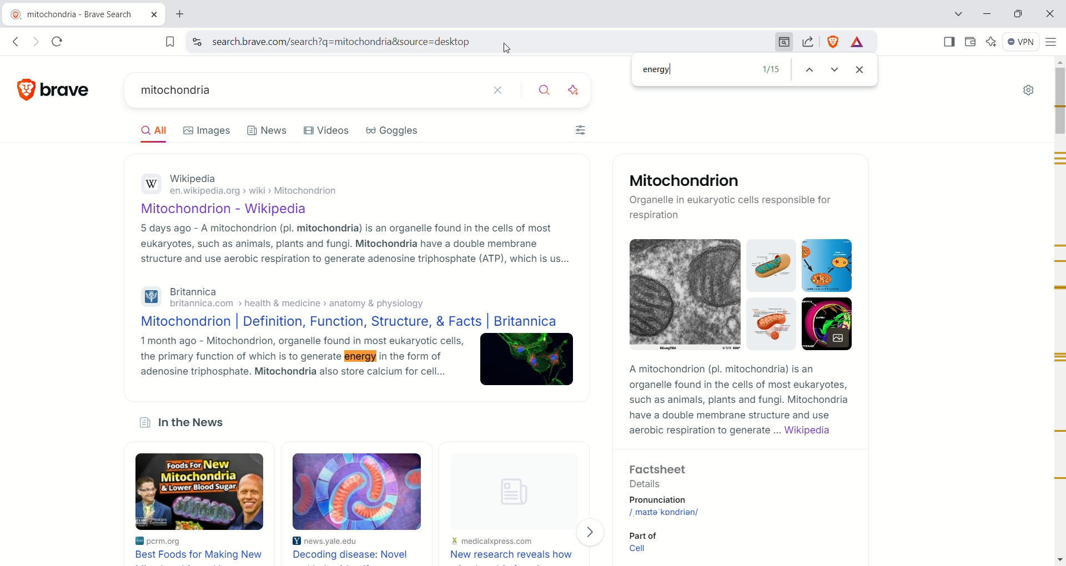 The width and height of the screenshot is (1066, 566). What do you see at coordinates (394, 132) in the screenshot?
I see `Goggles` at bounding box center [394, 132].